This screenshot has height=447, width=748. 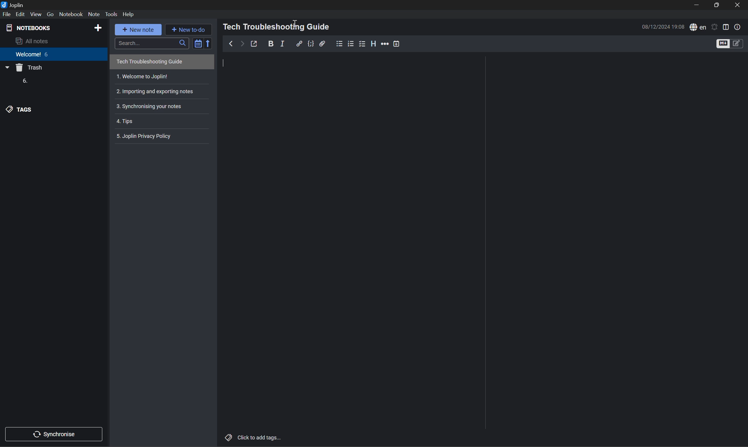 What do you see at coordinates (385, 44) in the screenshot?
I see `More` at bounding box center [385, 44].